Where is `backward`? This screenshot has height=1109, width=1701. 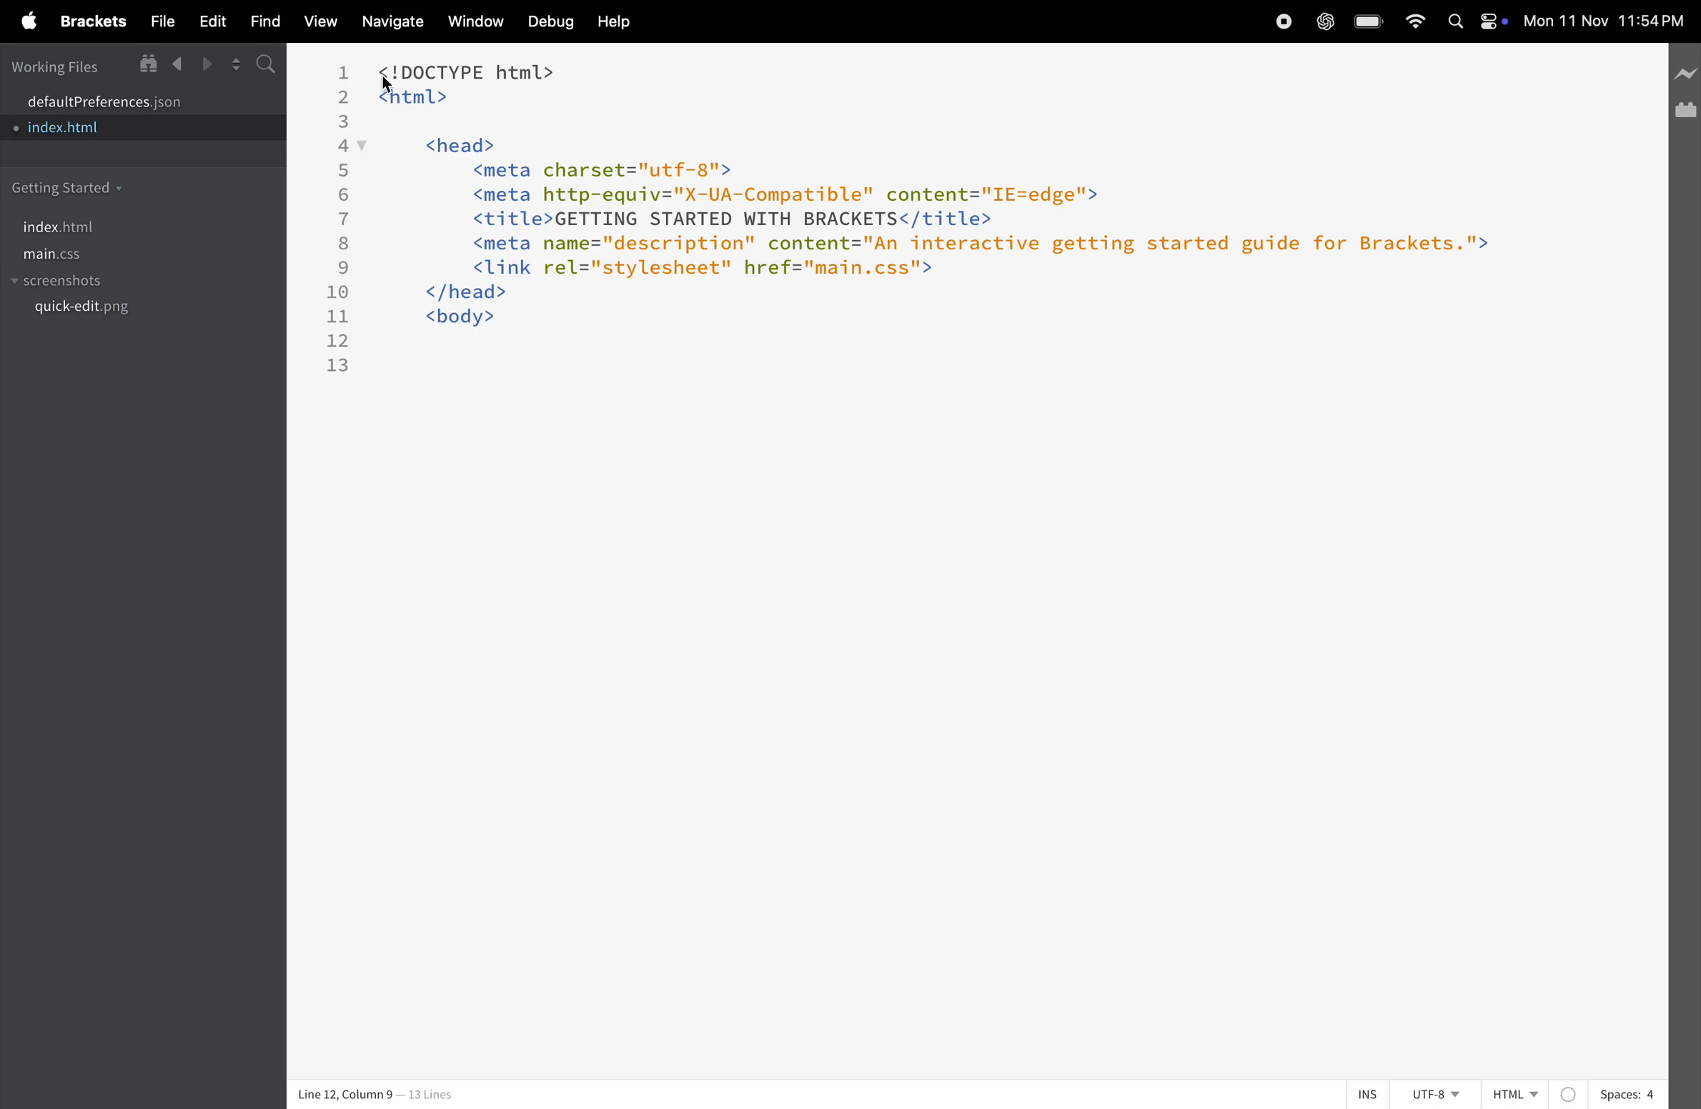 backward is located at coordinates (177, 64).